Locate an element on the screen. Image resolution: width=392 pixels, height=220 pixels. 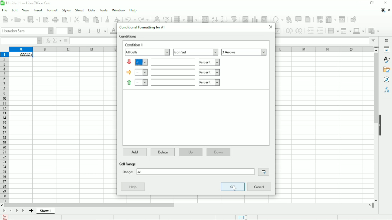
Find and replace is located at coordinates (157, 18).